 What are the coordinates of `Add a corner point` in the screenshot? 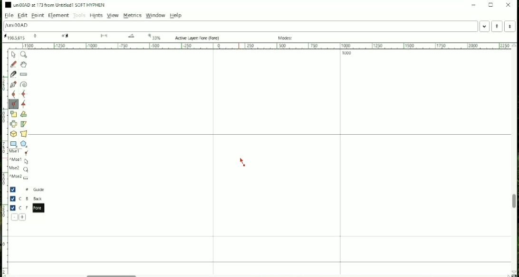 It's located at (13, 104).